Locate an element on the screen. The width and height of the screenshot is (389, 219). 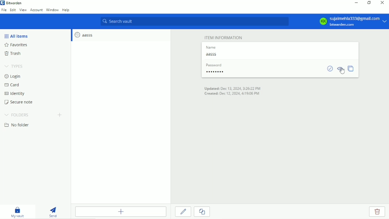
Delete is located at coordinates (378, 212).